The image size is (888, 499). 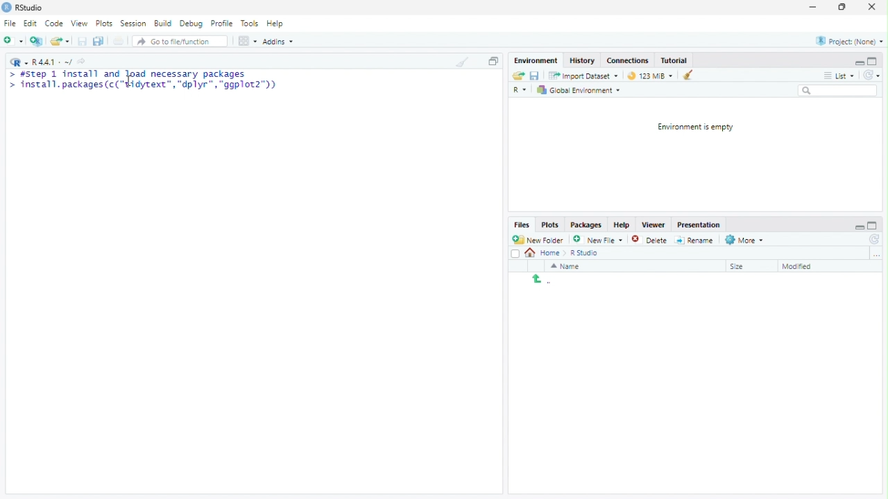 I want to click on Minimize, so click(x=812, y=7).